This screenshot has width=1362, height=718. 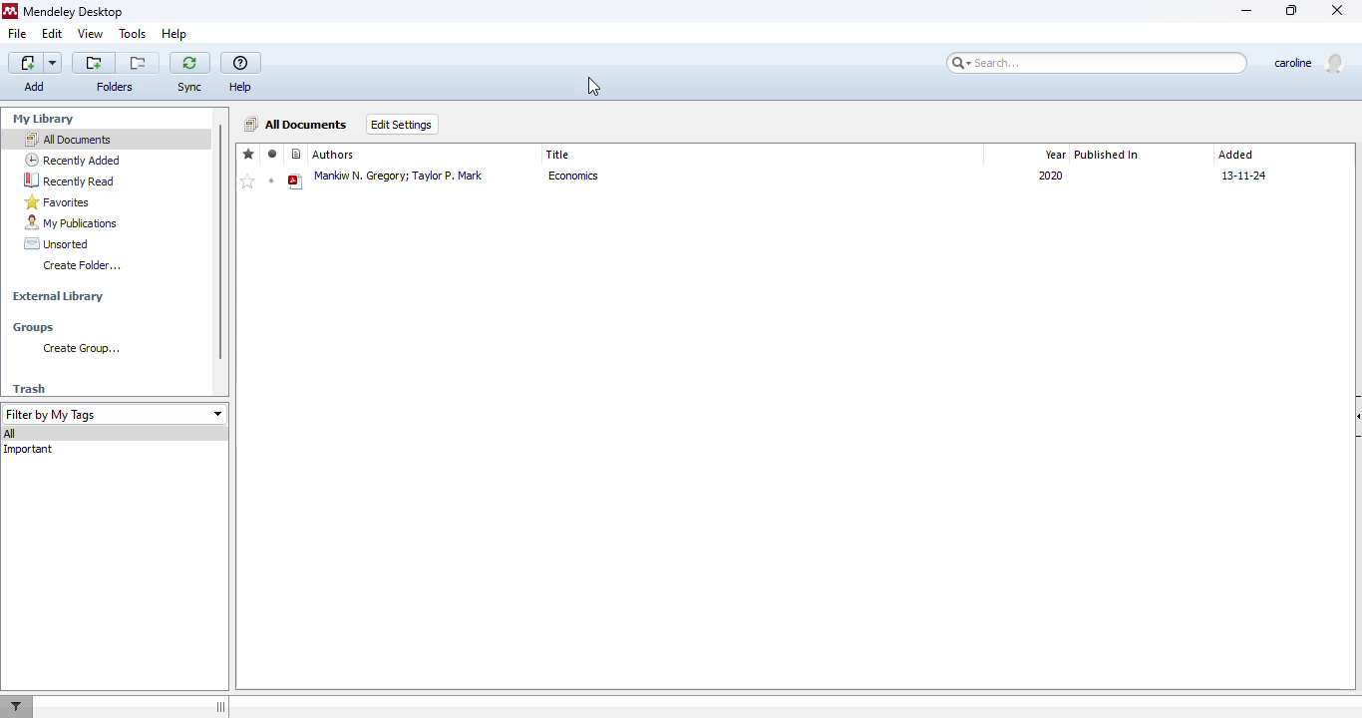 I want to click on help, so click(x=174, y=33).